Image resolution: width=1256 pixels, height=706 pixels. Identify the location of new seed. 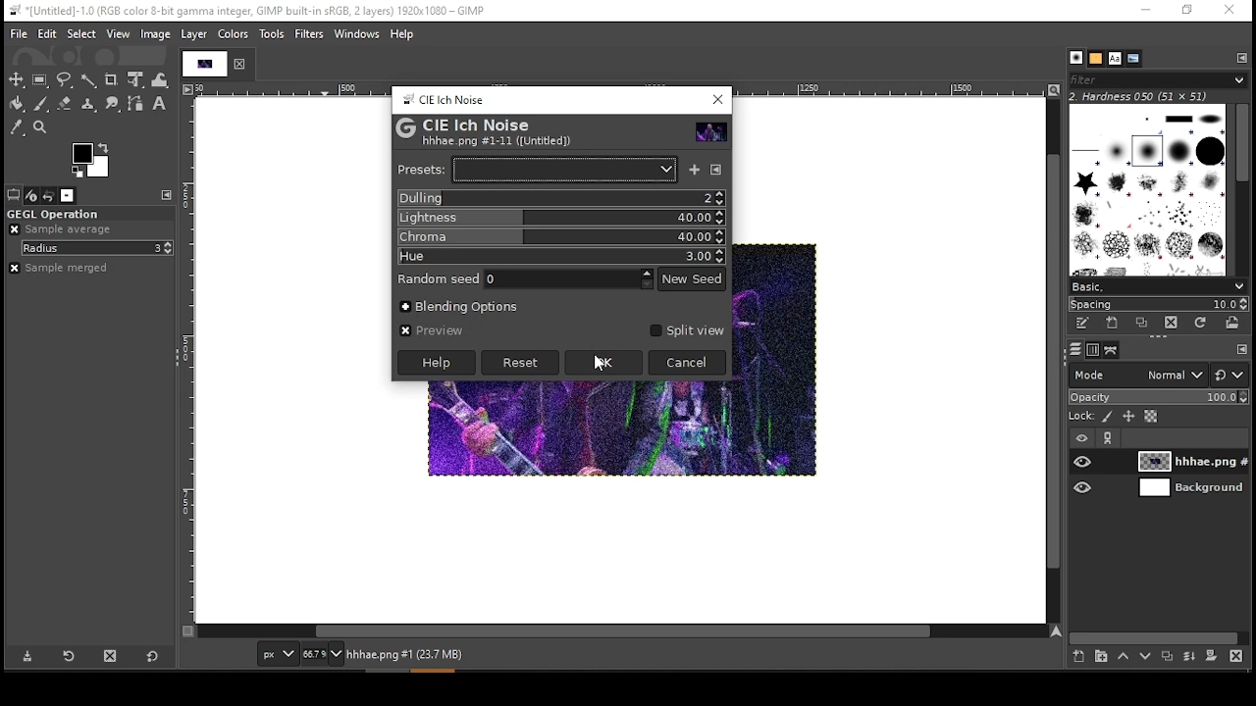
(695, 280).